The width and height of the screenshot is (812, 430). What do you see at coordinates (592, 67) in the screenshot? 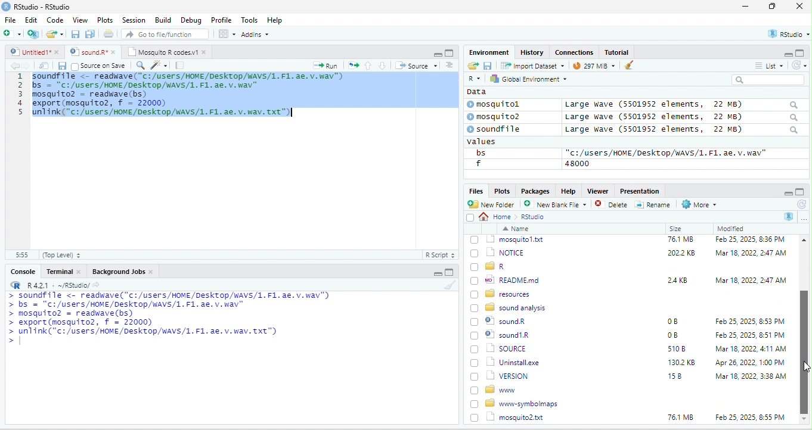
I see `9 mb` at bounding box center [592, 67].